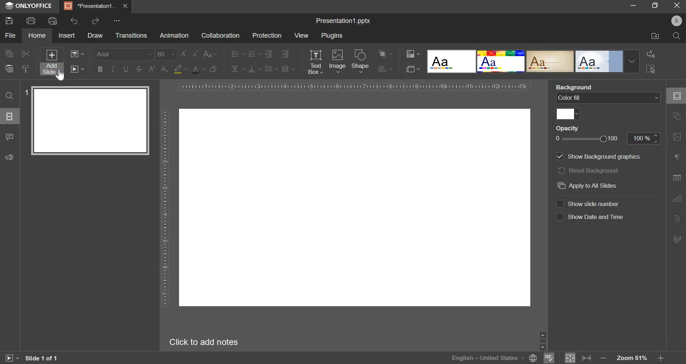 This screenshot has width=686, height=364. I want to click on table settings, so click(677, 178).